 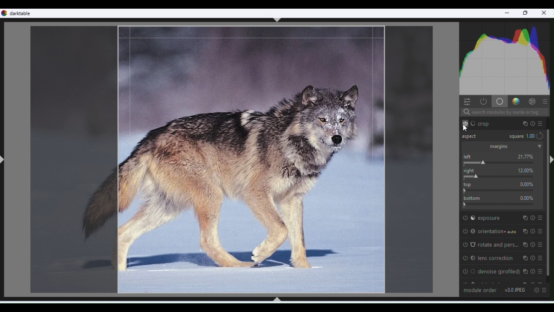 What do you see at coordinates (545, 101) in the screenshot?
I see `Preset ` at bounding box center [545, 101].